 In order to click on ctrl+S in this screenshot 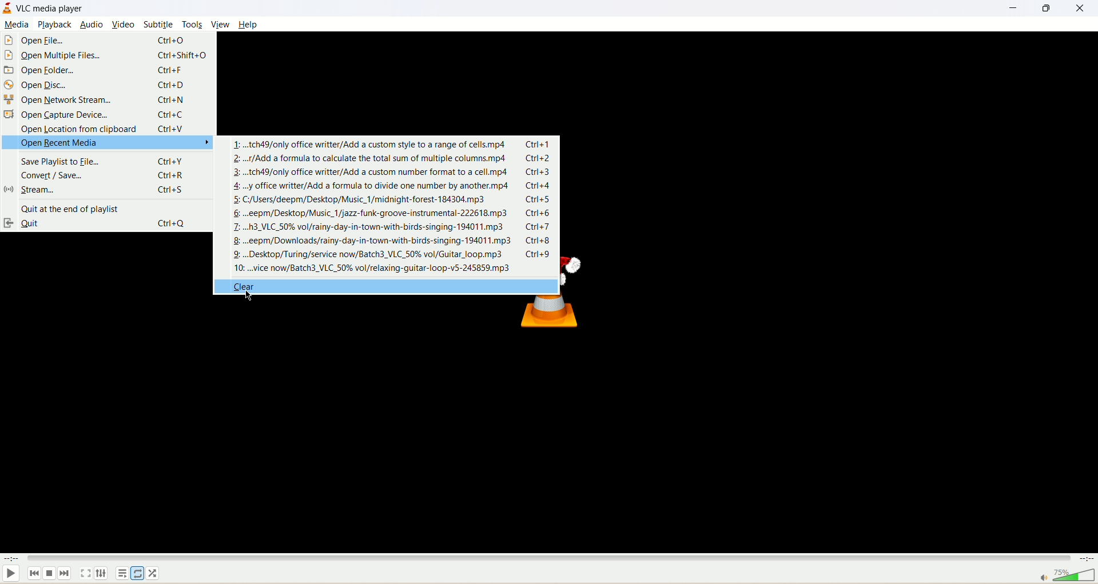, I will do `click(170, 190)`.